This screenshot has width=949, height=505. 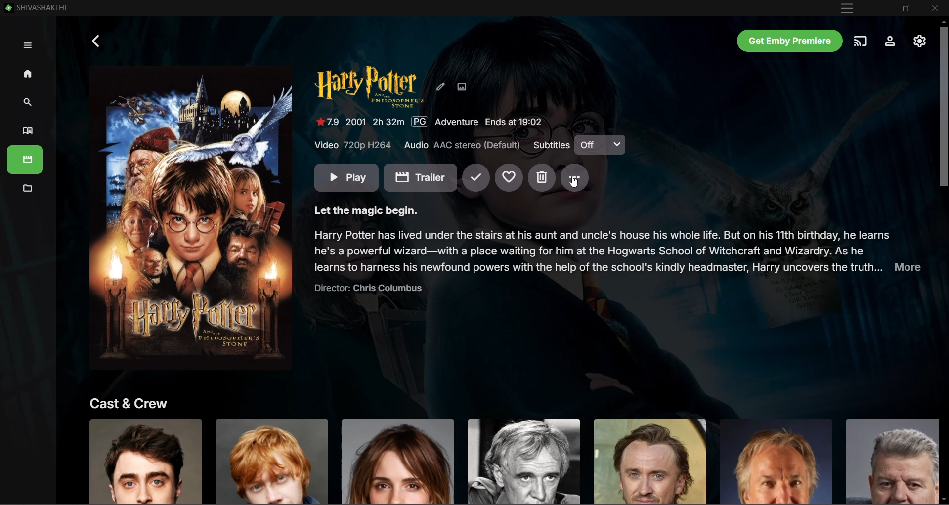 What do you see at coordinates (600, 144) in the screenshot?
I see `Subtitles on/off` at bounding box center [600, 144].